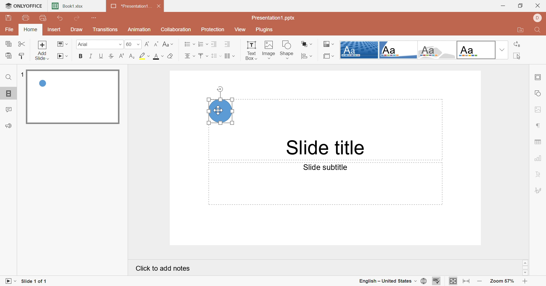  I want to click on Scroll bar, so click(526, 268).